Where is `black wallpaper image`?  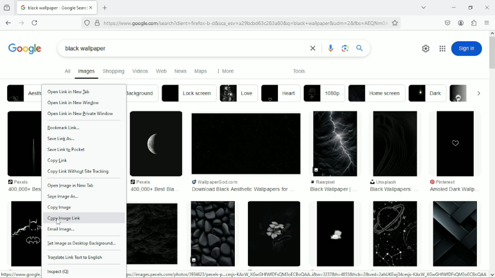
black wallpaper image is located at coordinates (393, 233).